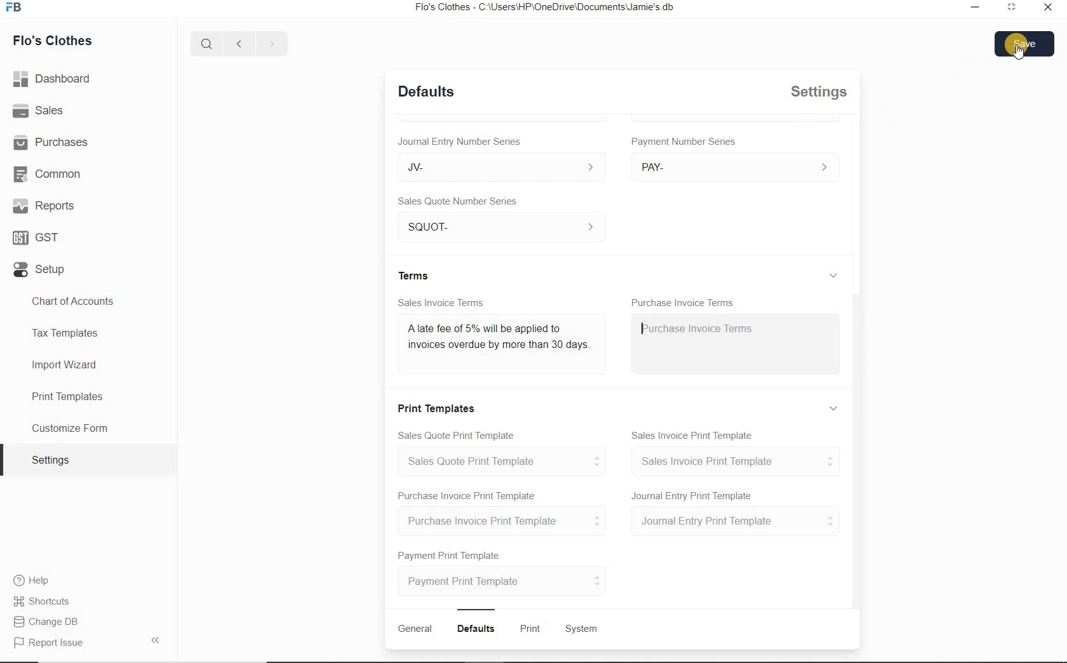 This screenshot has width=1067, height=663. I want to click on Common, so click(50, 175).